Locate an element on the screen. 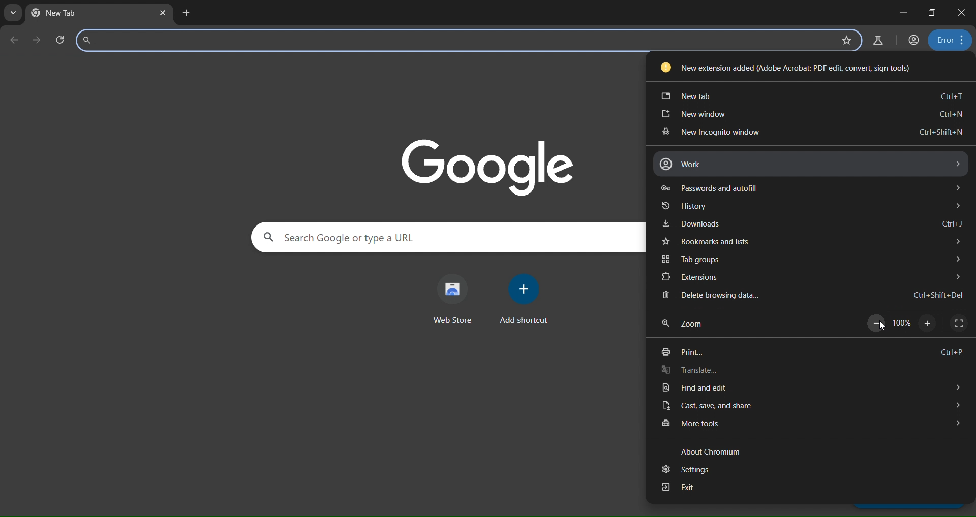 Image resolution: width=976 pixels, height=517 pixels. work is located at coordinates (813, 164).